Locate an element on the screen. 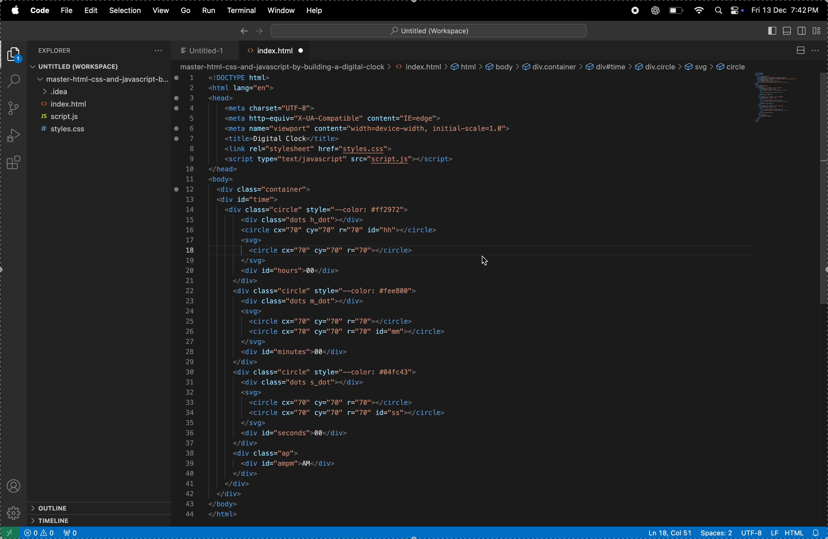 Image resolution: width=828 pixels, height=539 pixels. utf 8 is located at coordinates (759, 532).